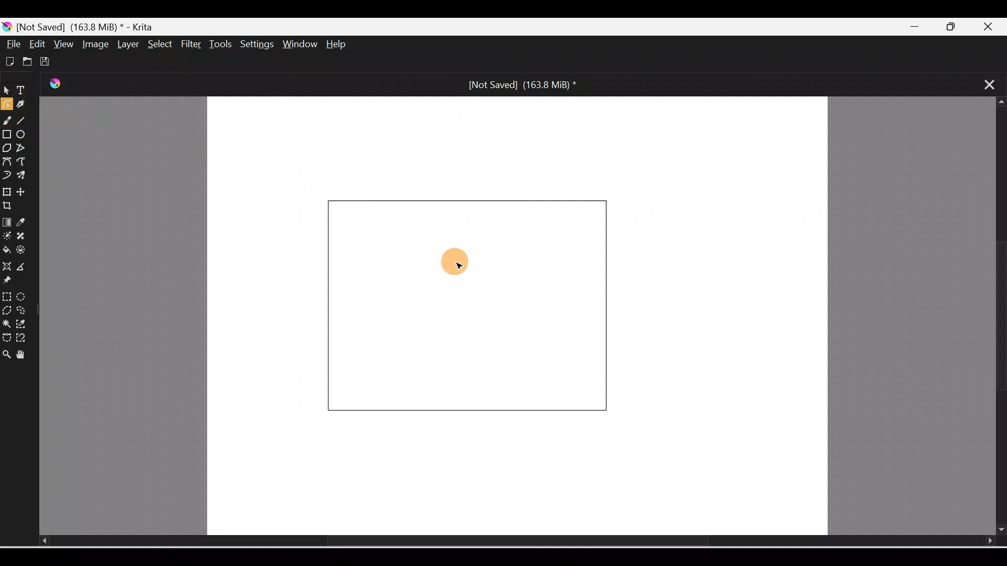 This screenshot has height=566, width=1007. I want to click on Smart patch tool, so click(26, 236).